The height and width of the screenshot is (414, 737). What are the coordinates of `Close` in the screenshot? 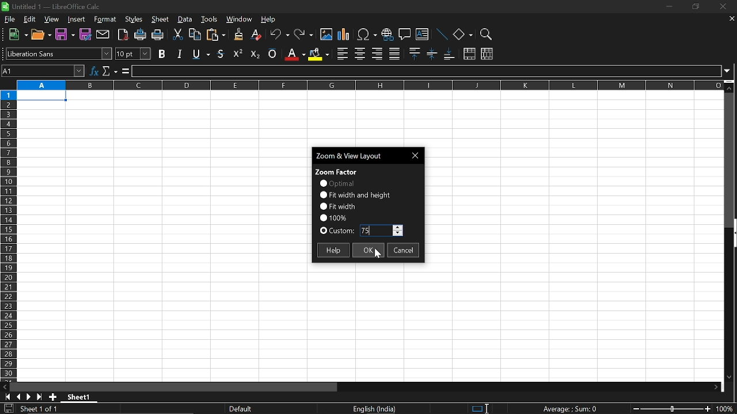 It's located at (417, 155).